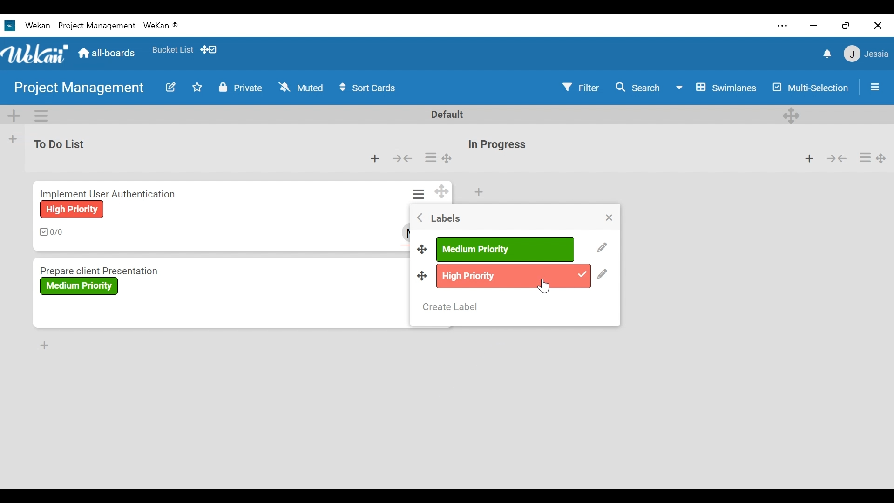 This screenshot has width=894, height=503. What do you see at coordinates (496, 145) in the screenshot?
I see `List Name` at bounding box center [496, 145].